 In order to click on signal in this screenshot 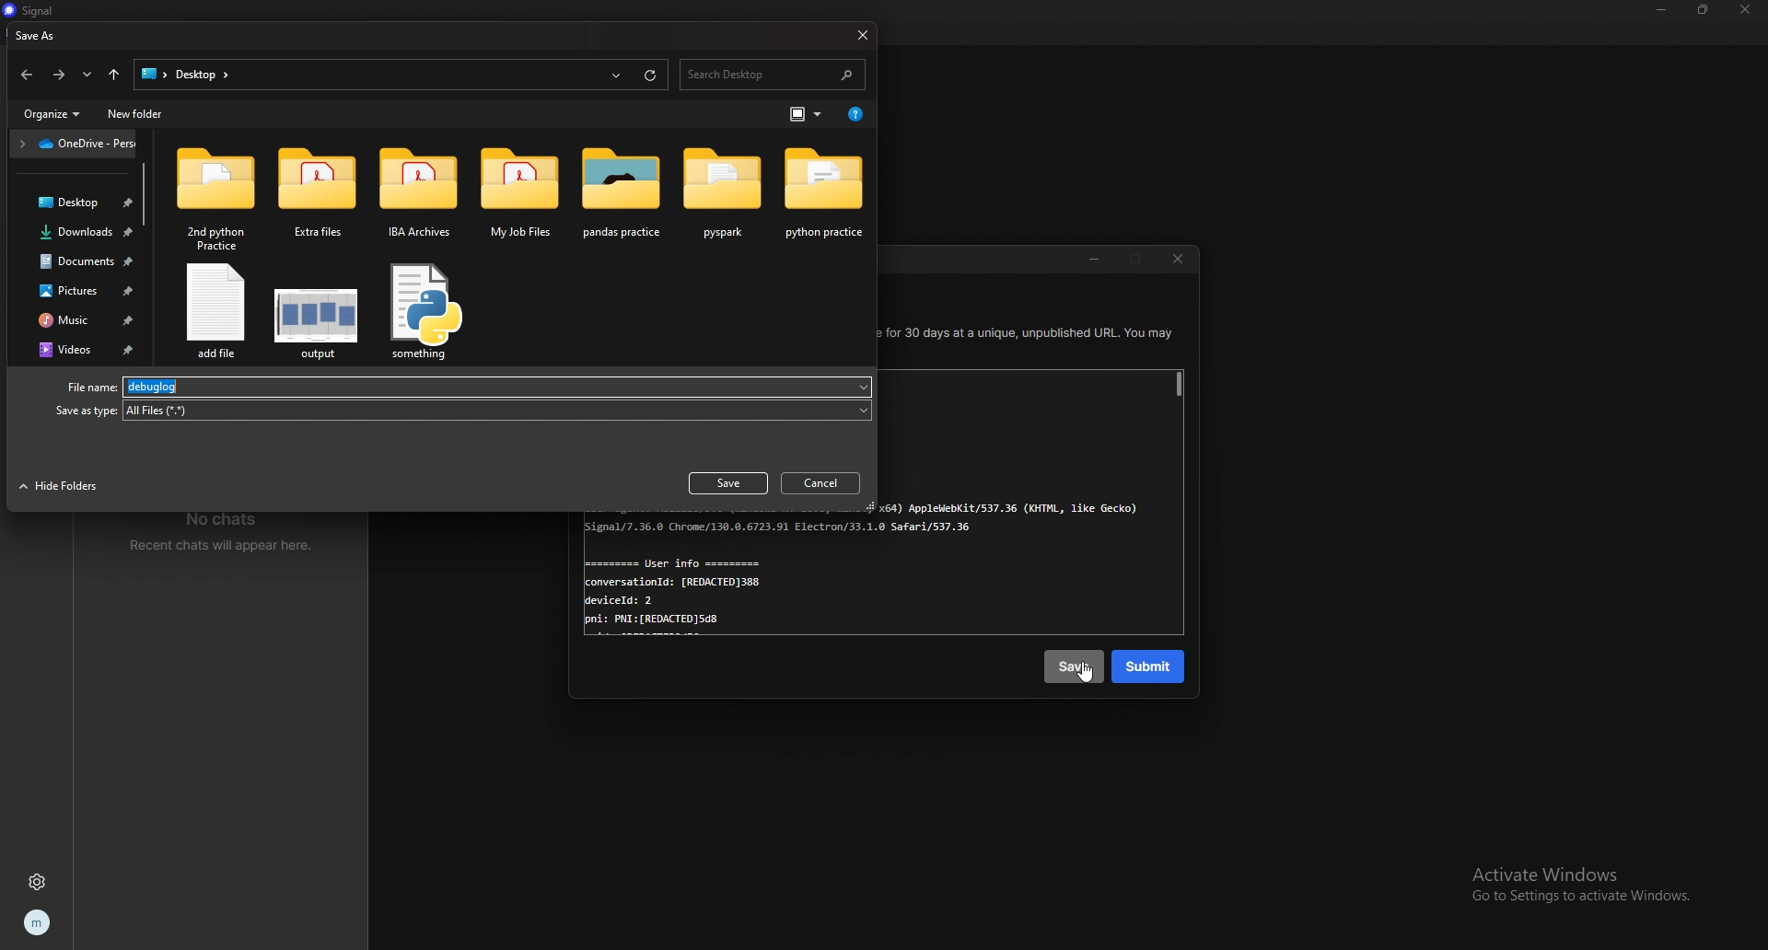, I will do `click(44, 10)`.